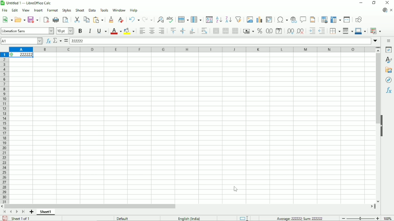 The height and width of the screenshot is (221, 394). Describe the element at coordinates (375, 31) in the screenshot. I see `Conditional` at that location.